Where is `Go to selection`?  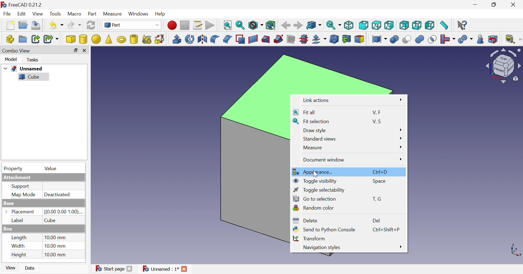
Go to selection is located at coordinates (314, 198).